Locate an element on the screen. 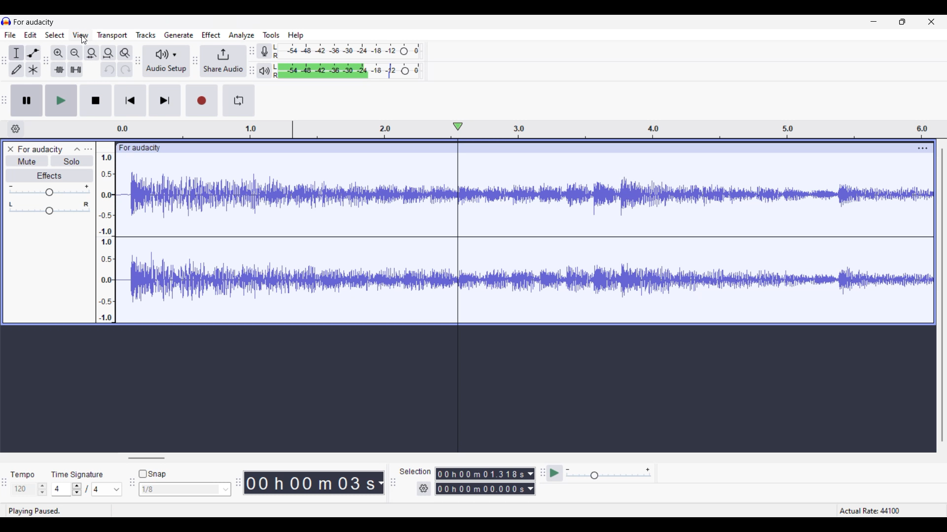  Solo is located at coordinates (72, 162).